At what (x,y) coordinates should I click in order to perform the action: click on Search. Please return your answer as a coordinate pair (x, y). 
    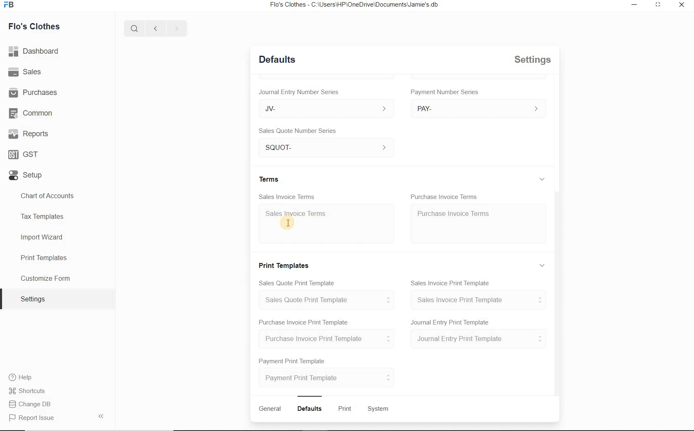
    Looking at the image, I should click on (133, 27).